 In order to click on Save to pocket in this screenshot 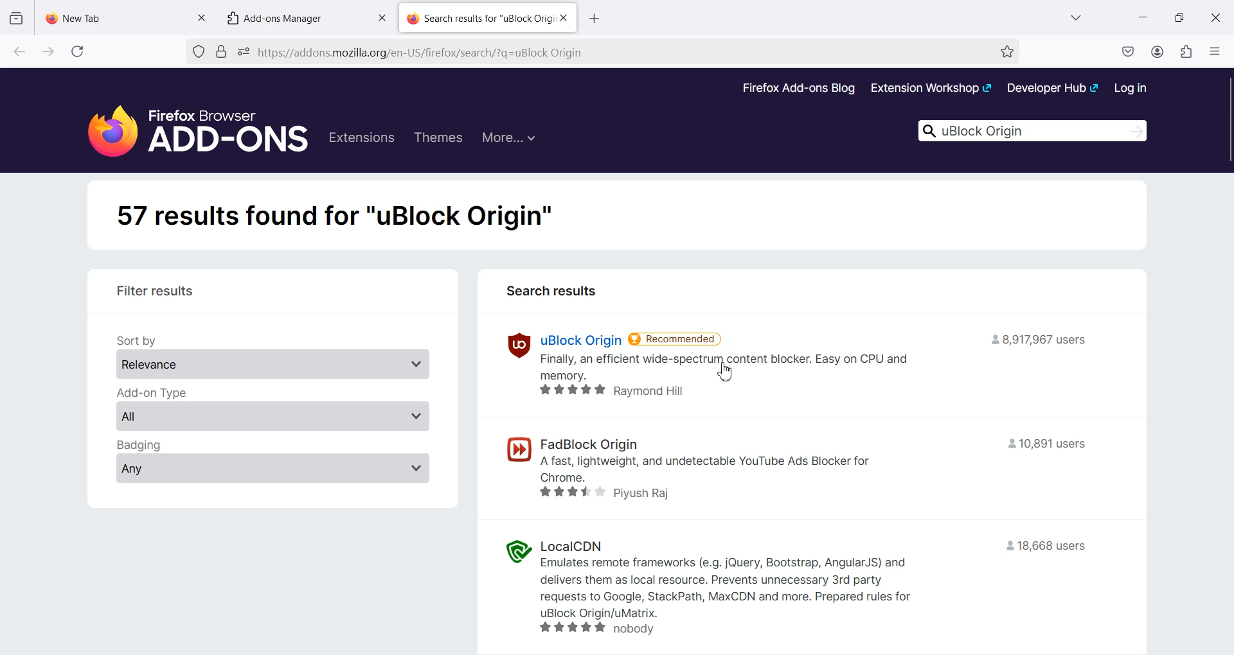, I will do `click(1129, 51)`.